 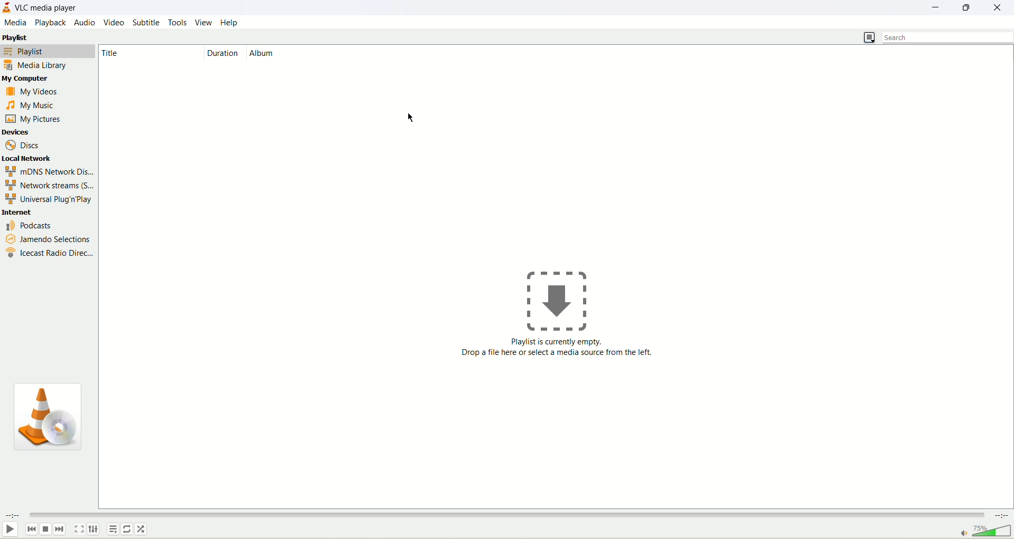 I want to click on image, so click(x=556, y=302).